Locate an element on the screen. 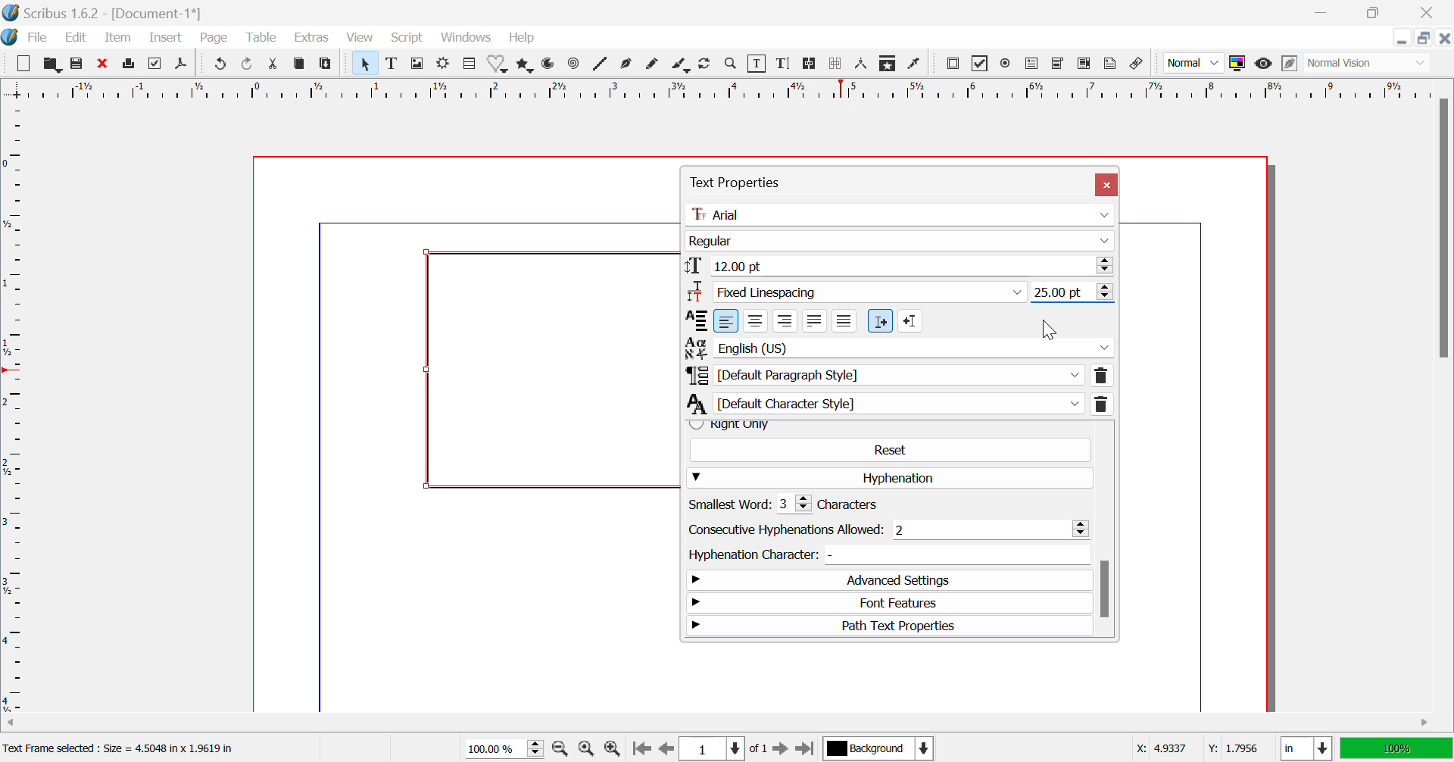 The image size is (1454, 762). Minimize is located at coordinates (1374, 11).